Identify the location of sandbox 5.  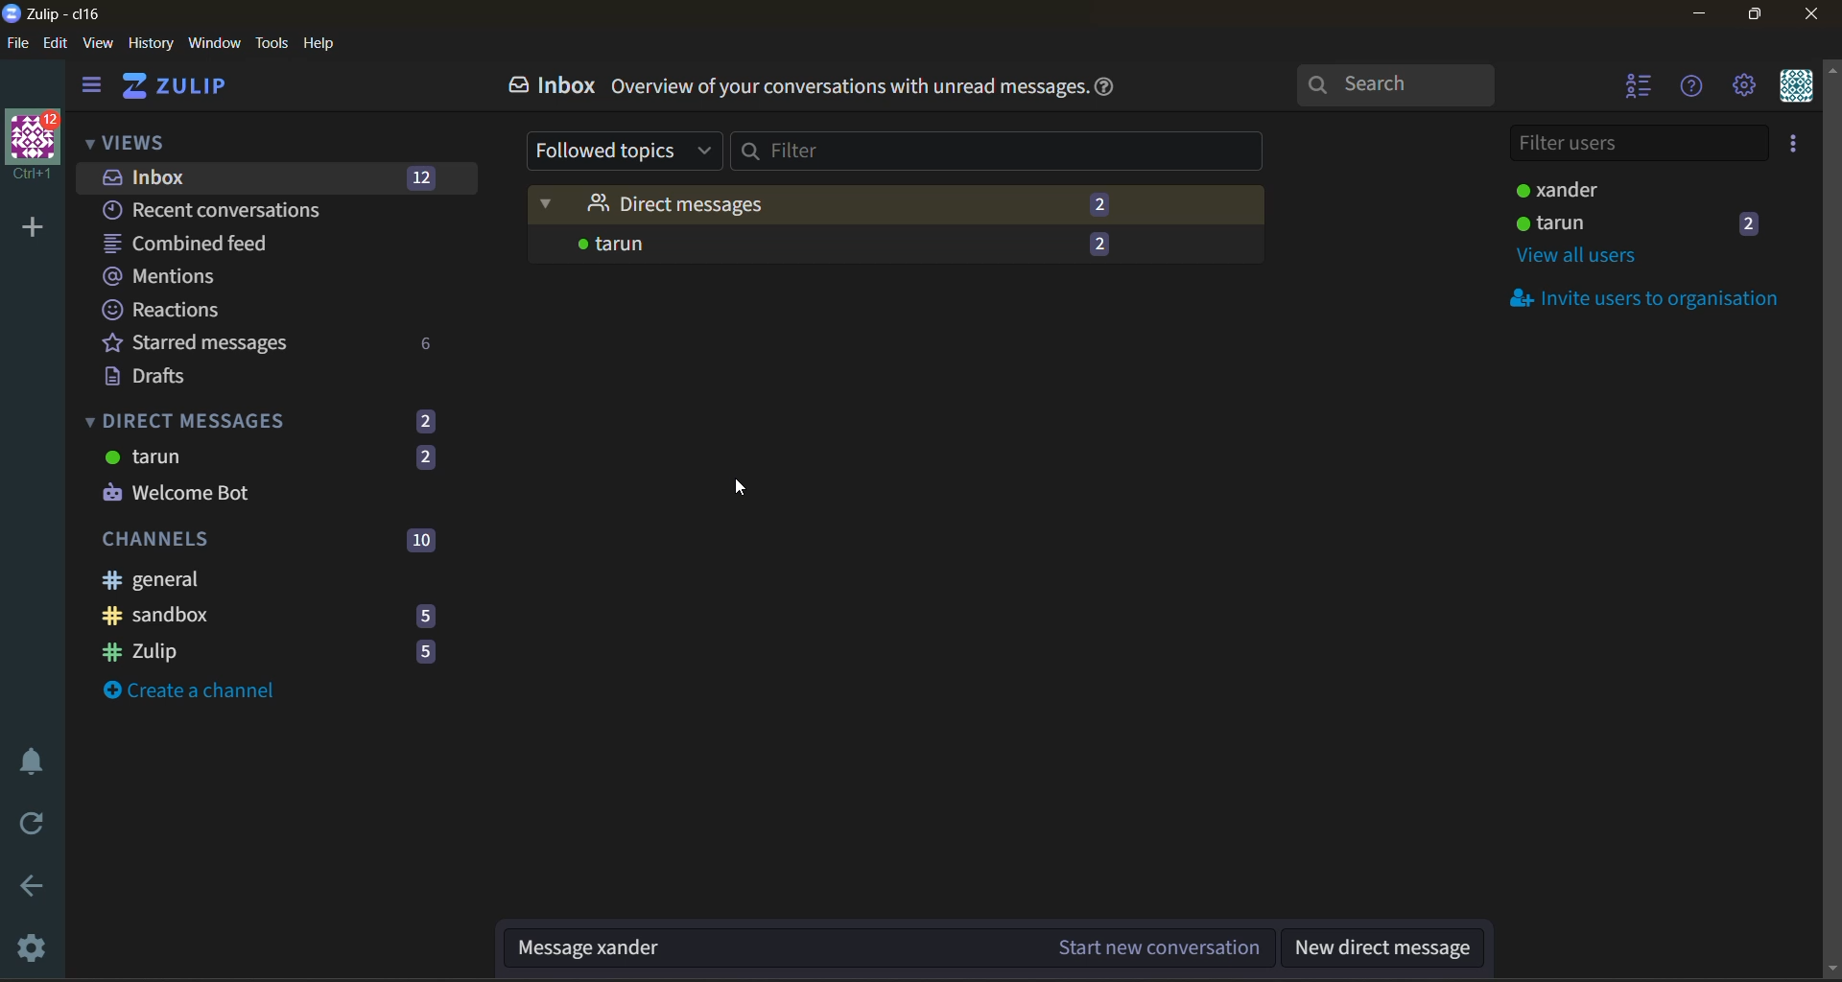
(270, 620).